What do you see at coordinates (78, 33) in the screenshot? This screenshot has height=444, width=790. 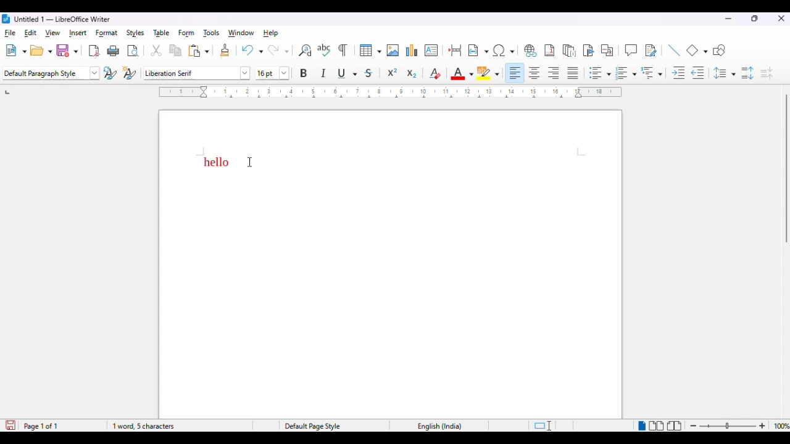 I see `insert` at bounding box center [78, 33].